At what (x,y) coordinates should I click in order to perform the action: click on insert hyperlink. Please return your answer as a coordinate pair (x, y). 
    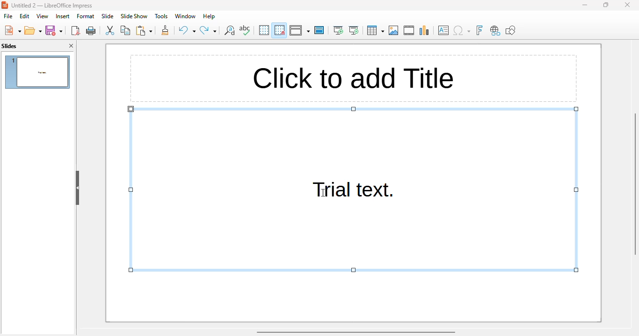
    Looking at the image, I should click on (495, 31).